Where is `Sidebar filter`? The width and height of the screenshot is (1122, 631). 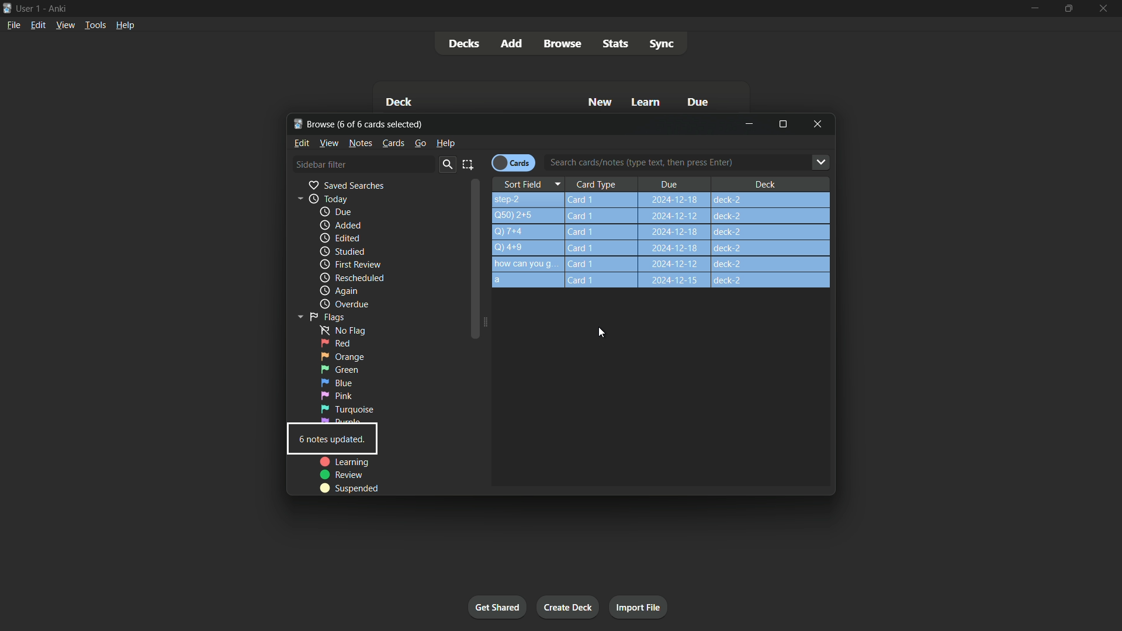 Sidebar filter is located at coordinates (321, 164).